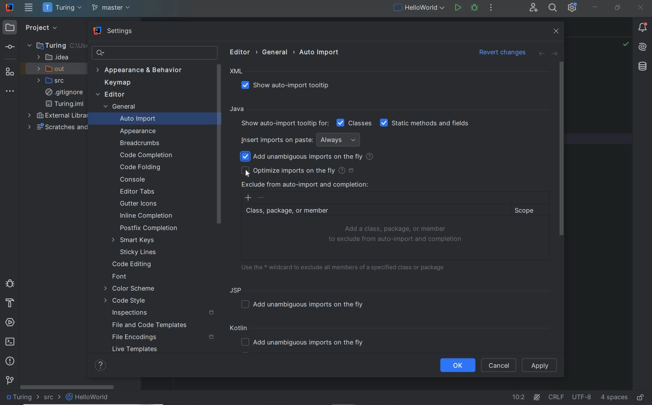 This screenshot has width=652, height=405. Describe the element at coordinates (499, 365) in the screenshot. I see `CANCEL` at that location.